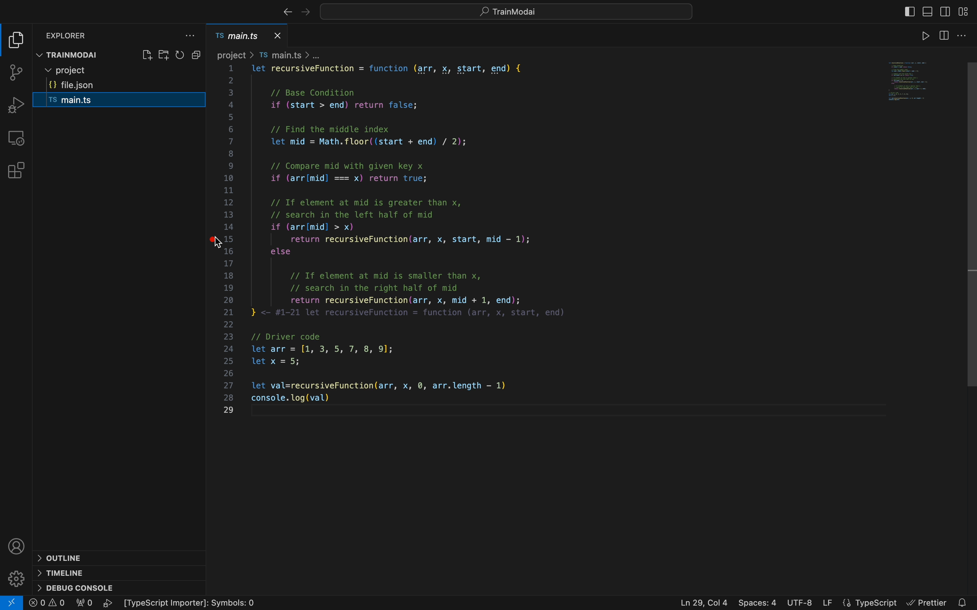  I want to click on Prettier, so click(929, 599).